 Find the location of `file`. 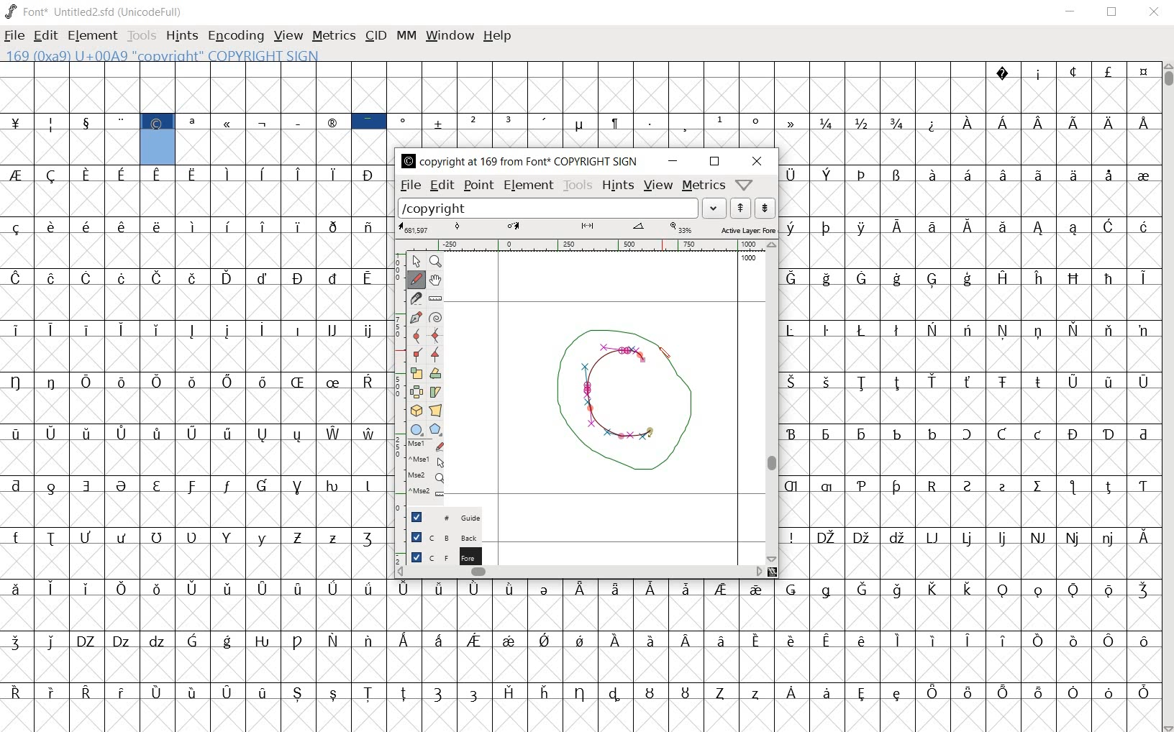

file is located at coordinates (409, 186).